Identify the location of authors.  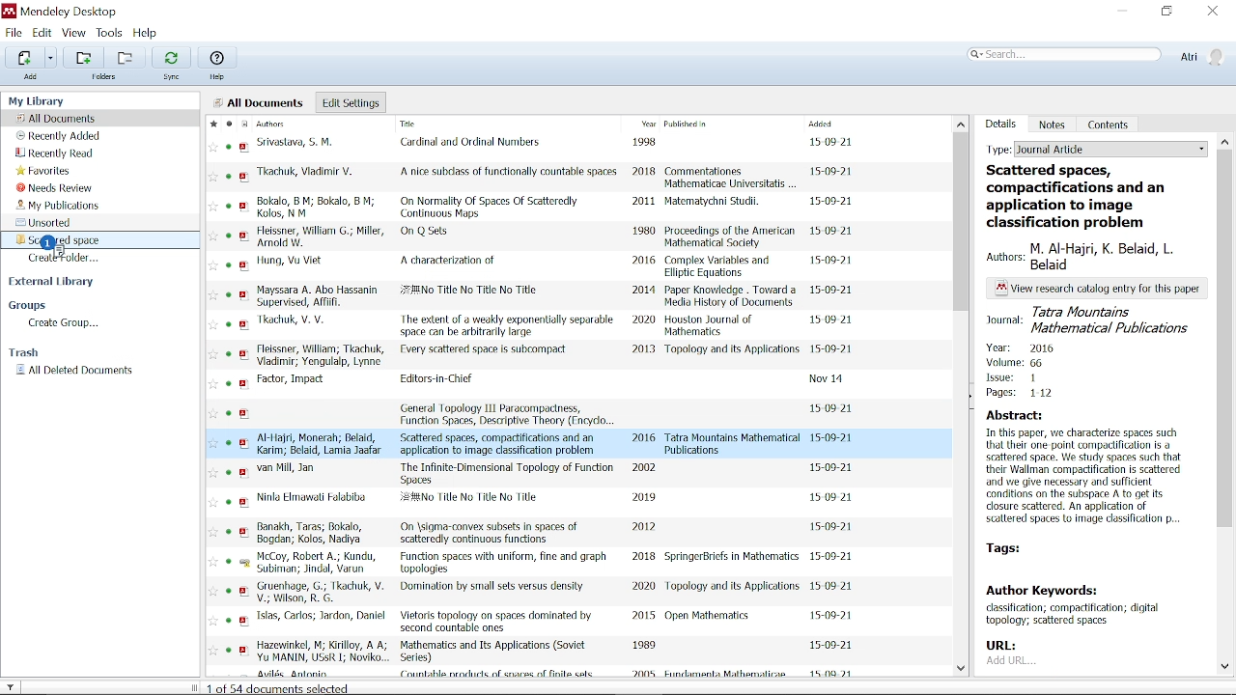
(298, 143).